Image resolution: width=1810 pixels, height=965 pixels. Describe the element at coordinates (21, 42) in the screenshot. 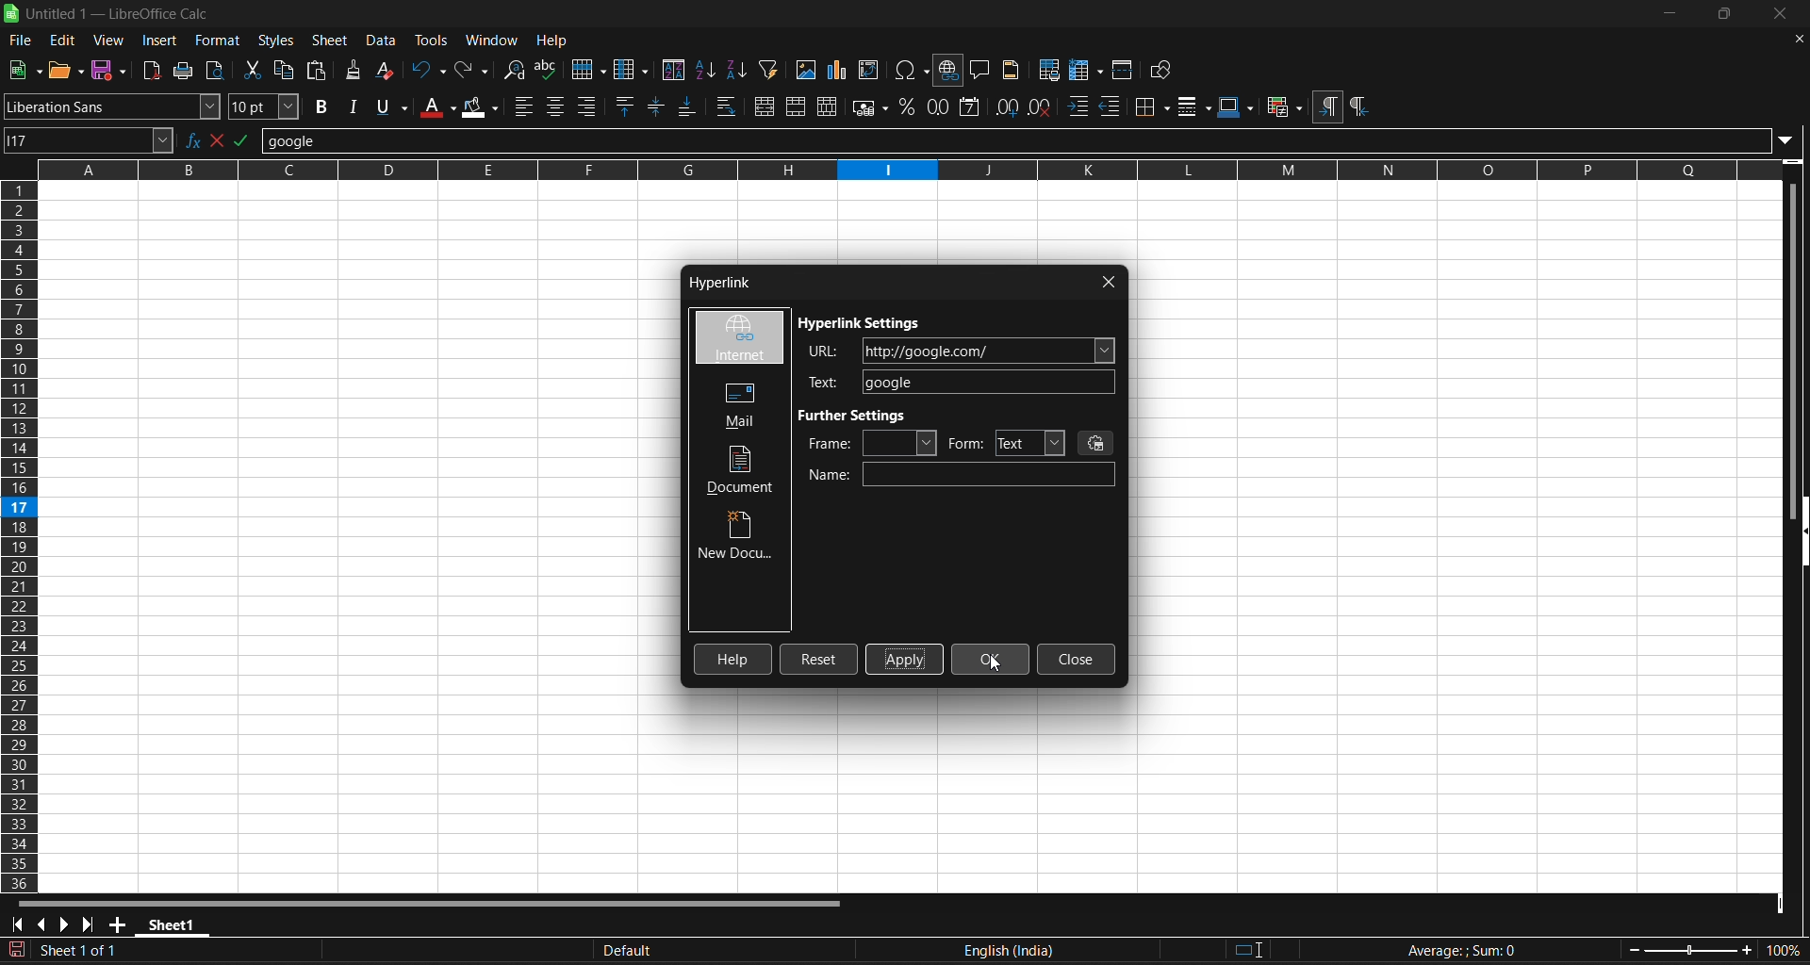

I see `file` at that location.